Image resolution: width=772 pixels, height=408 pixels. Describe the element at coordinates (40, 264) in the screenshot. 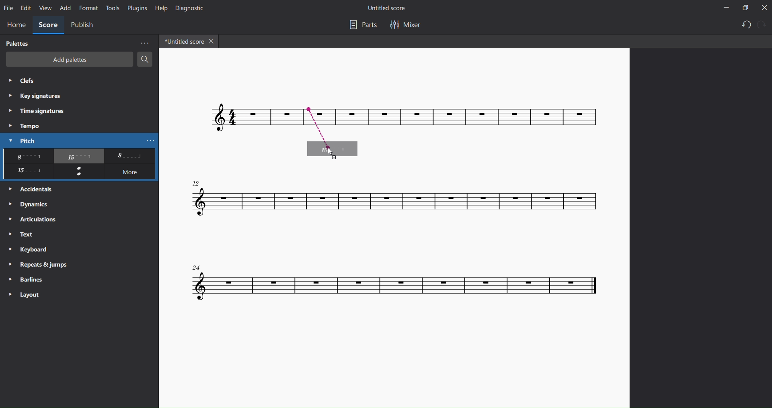

I see `reports and jump` at that location.